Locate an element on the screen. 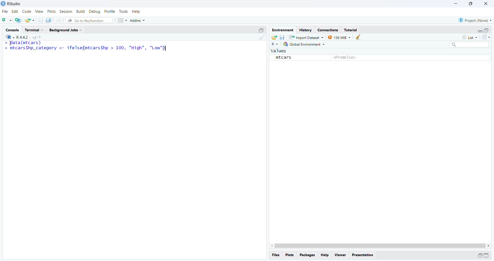 The height and width of the screenshot is (261, 494). Profile is located at coordinates (110, 11).